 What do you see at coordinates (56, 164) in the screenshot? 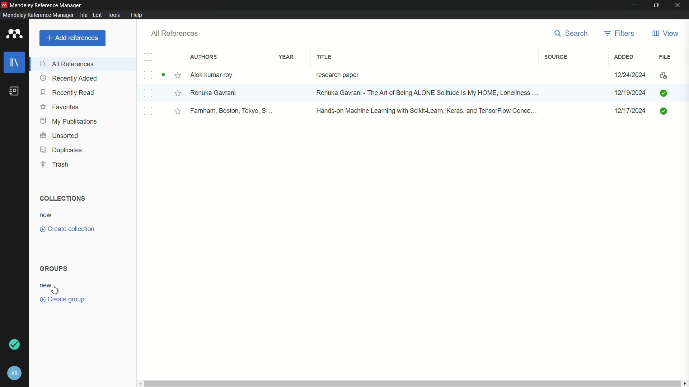
I see `trash` at bounding box center [56, 164].